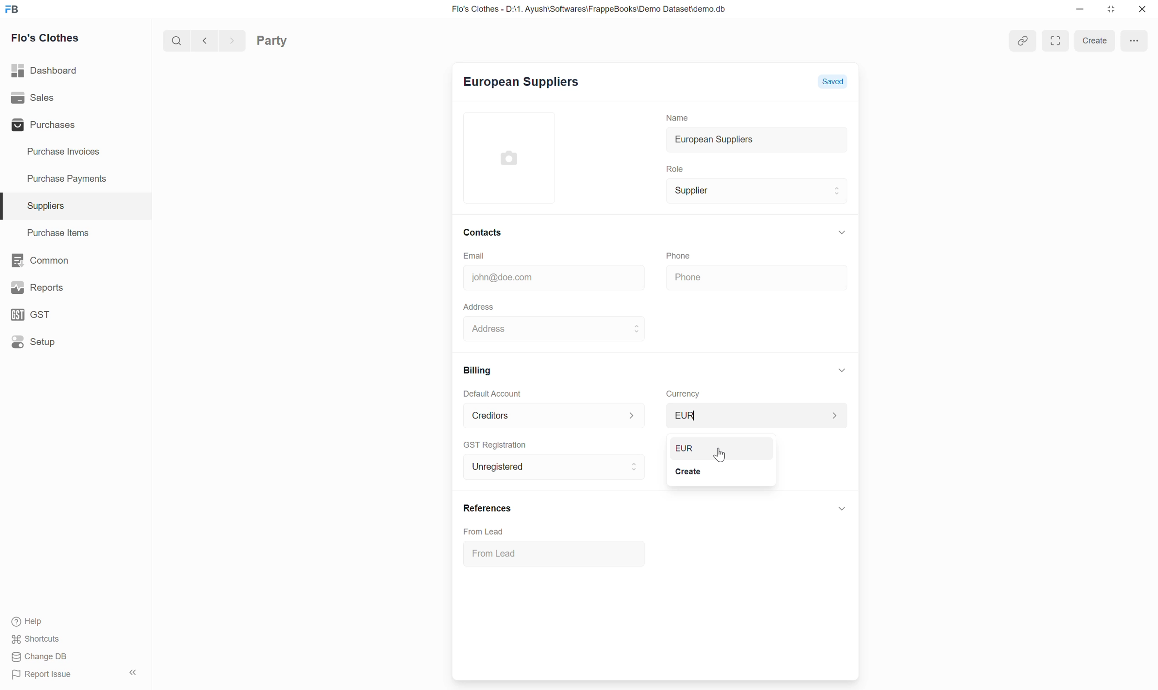  I want to click on Unregistered, so click(496, 466).